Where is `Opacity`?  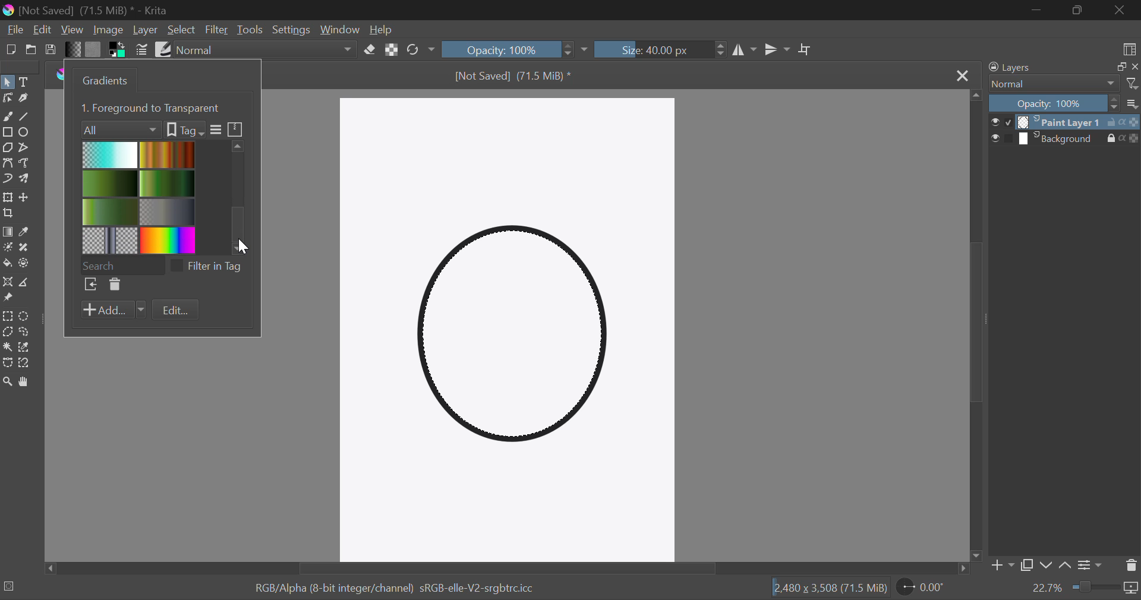 Opacity is located at coordinates (1052, 104).